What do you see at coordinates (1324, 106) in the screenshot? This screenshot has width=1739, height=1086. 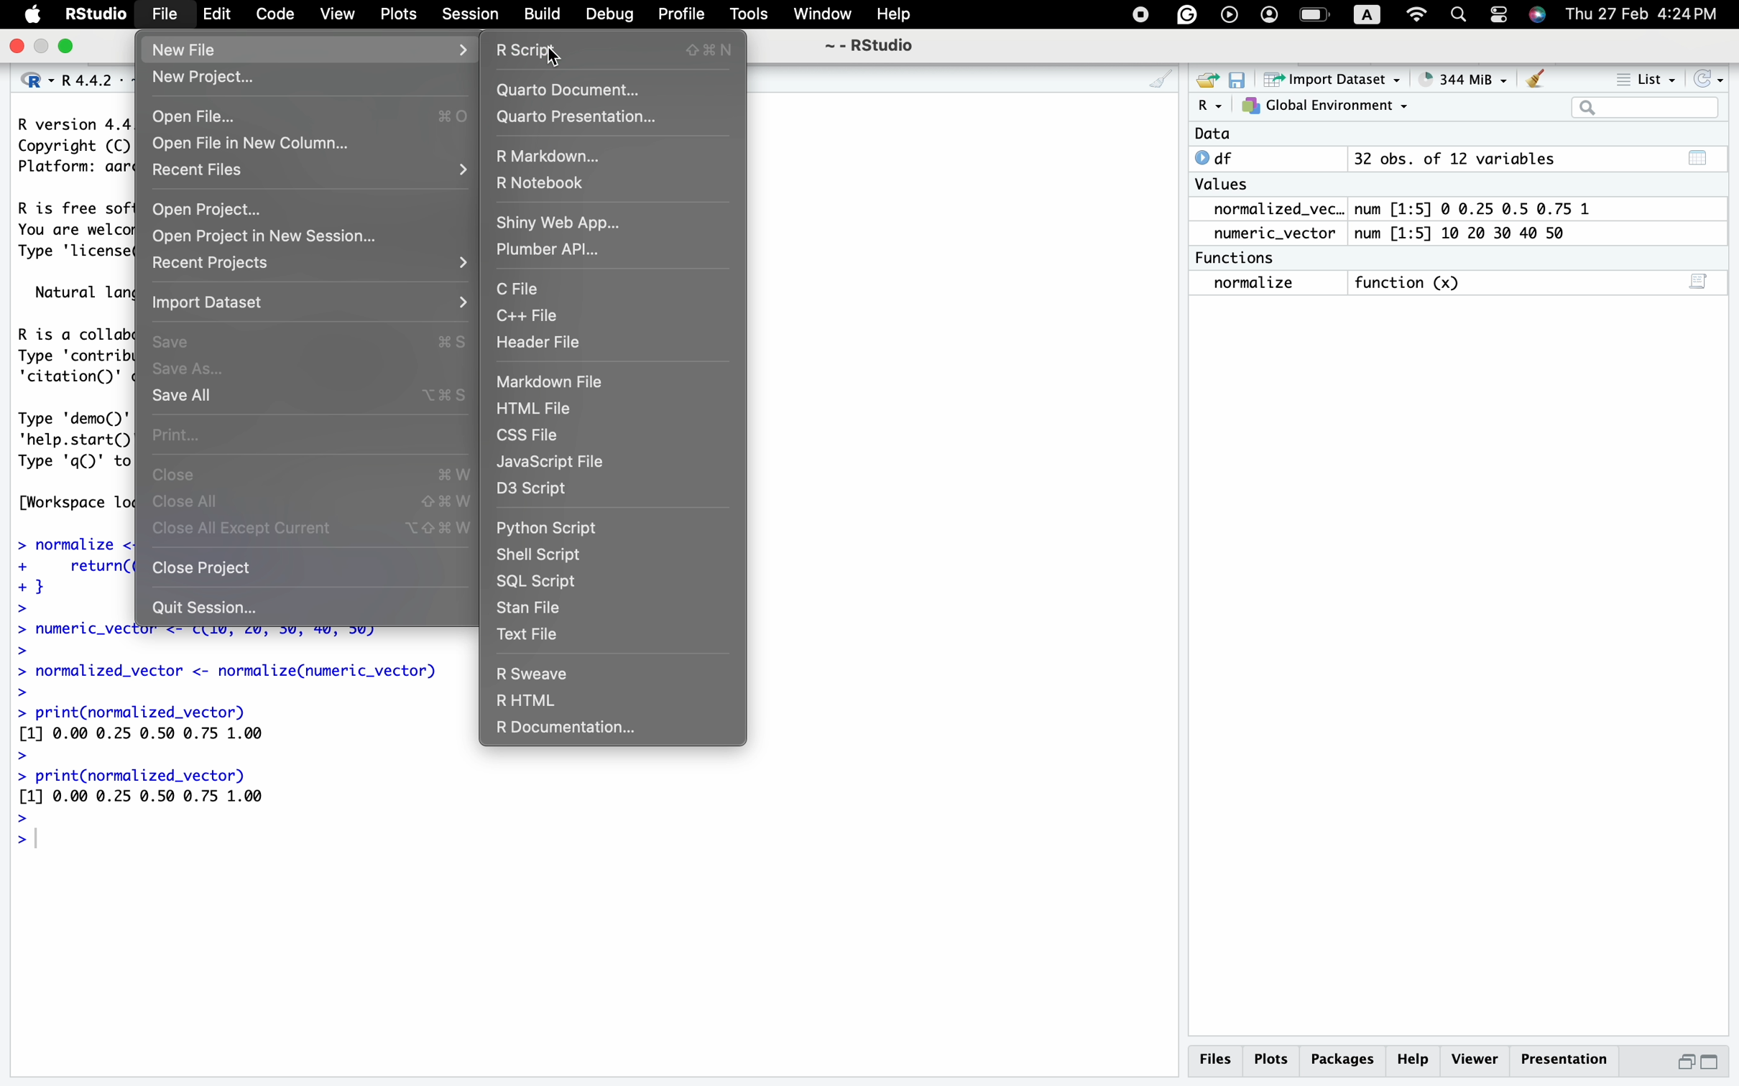 I see `Global Environment` at bounding box center [1324, 106].